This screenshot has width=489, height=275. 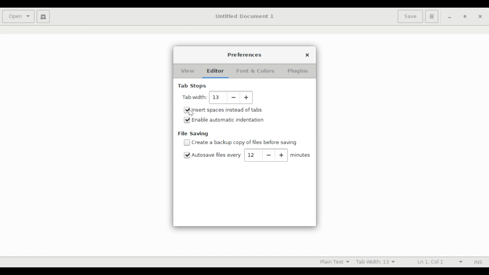 I want to click on Preferences, so click(x=245, y=54).